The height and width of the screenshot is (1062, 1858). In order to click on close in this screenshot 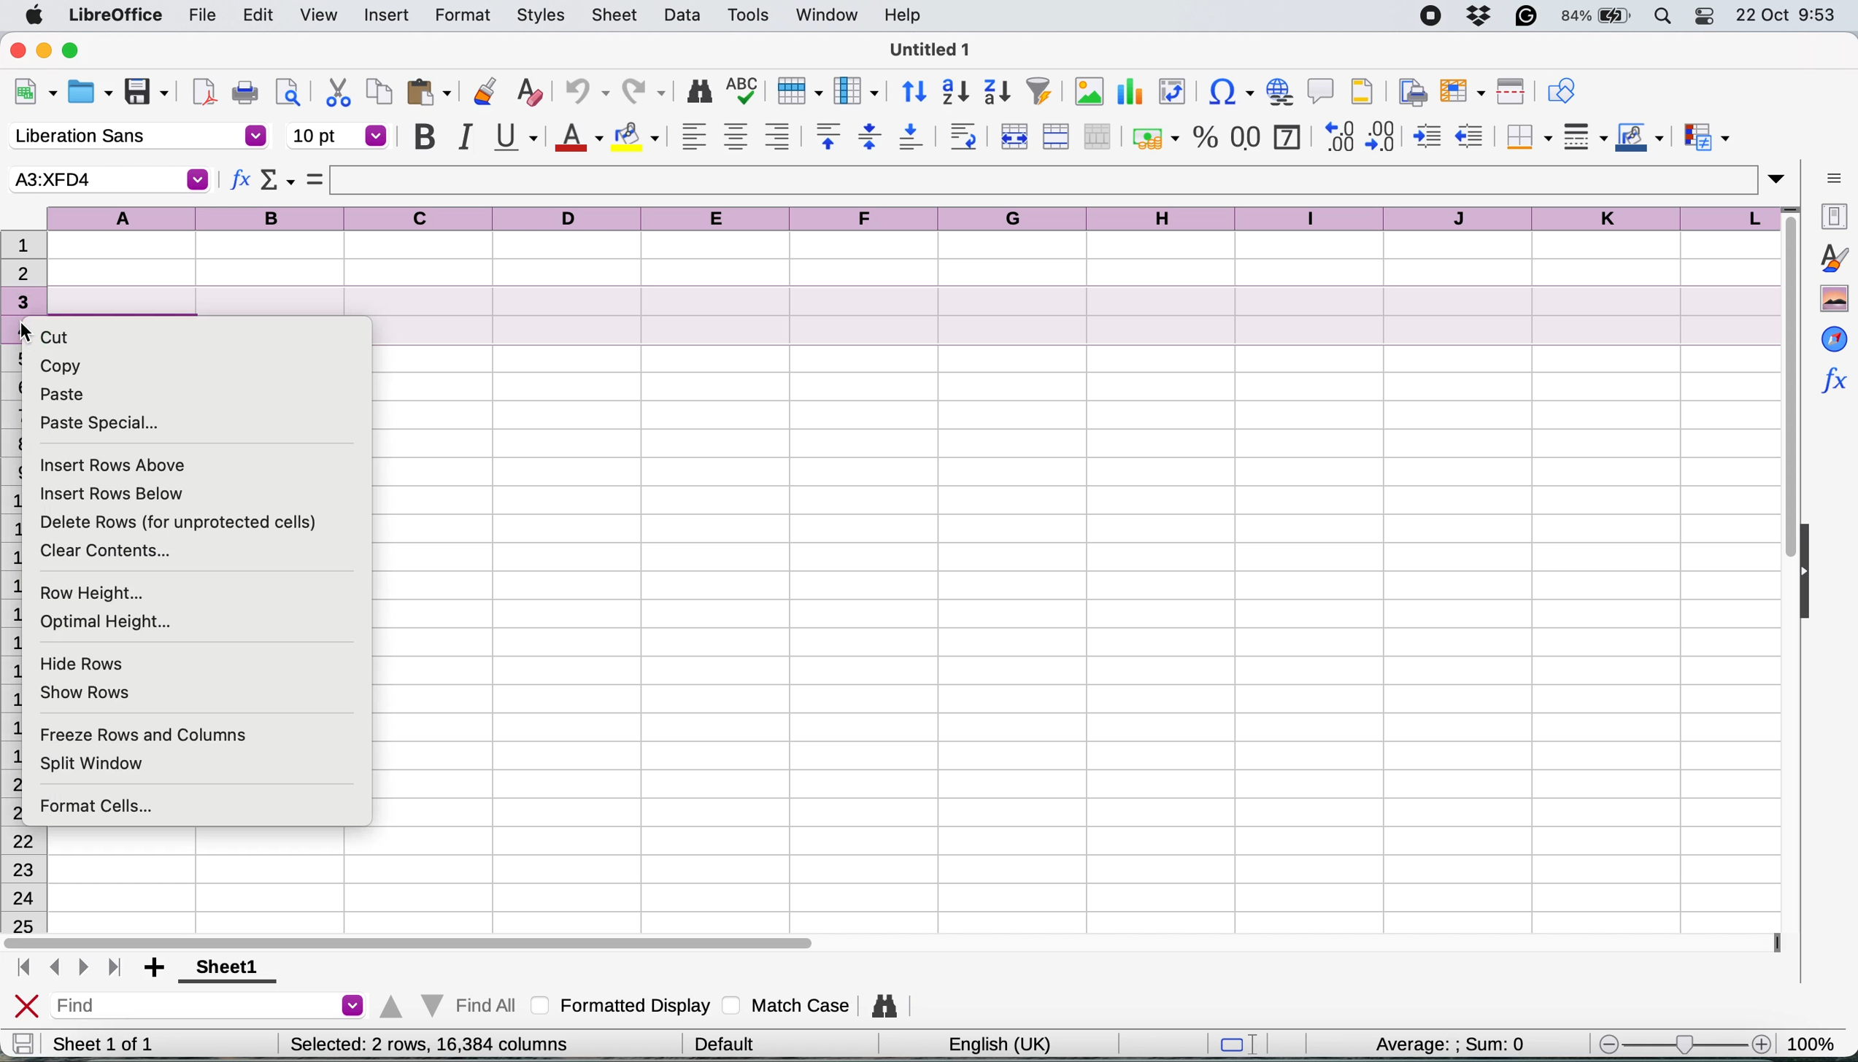, I will do `click(18, 49)`.